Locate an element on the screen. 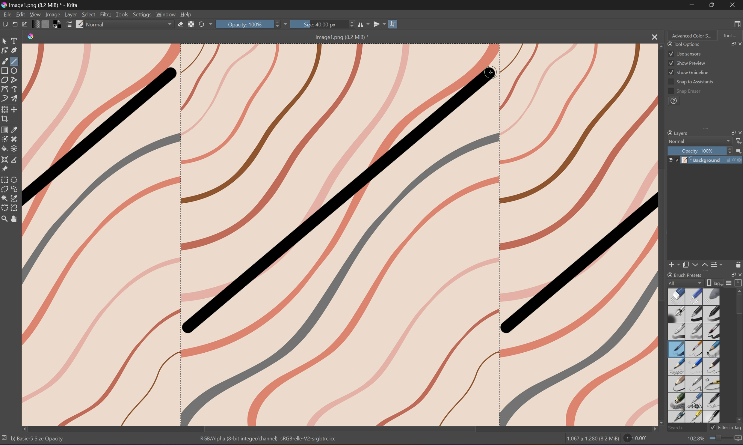  Save is located at coordinates (25, 25).